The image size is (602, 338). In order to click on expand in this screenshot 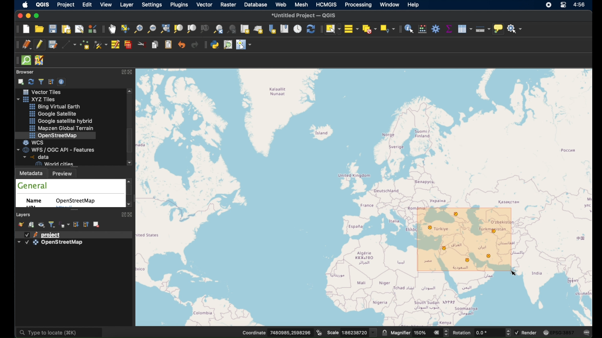, I will do `click(123, 215)`.